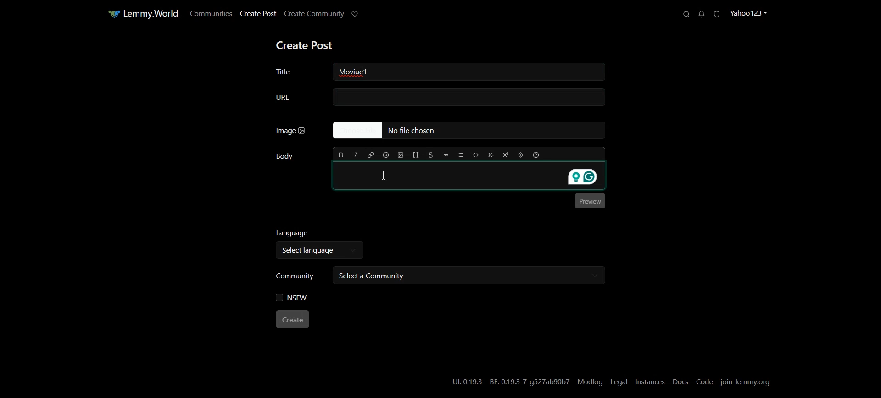 This screenshot has width=881, height=398. Describe the element at coordinates (321, 234) in the screenshot. I see `Language` at that location.